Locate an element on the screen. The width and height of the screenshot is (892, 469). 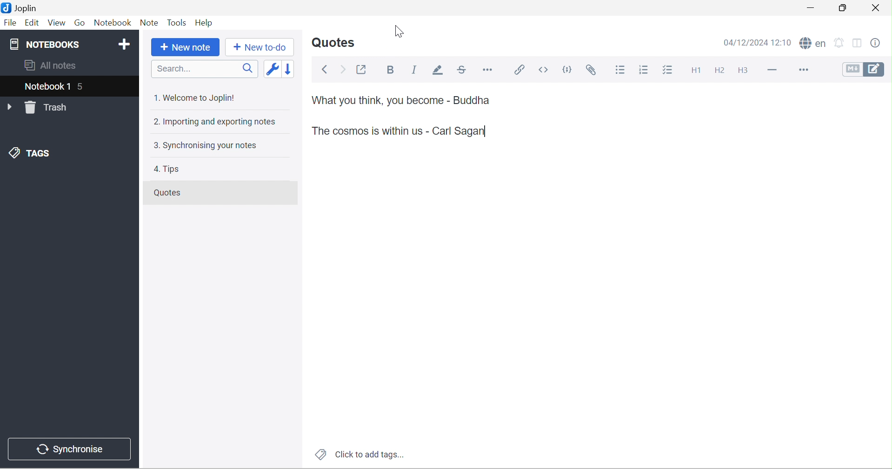
04/12/2024 12:10 is located at coordinates (758, 42).